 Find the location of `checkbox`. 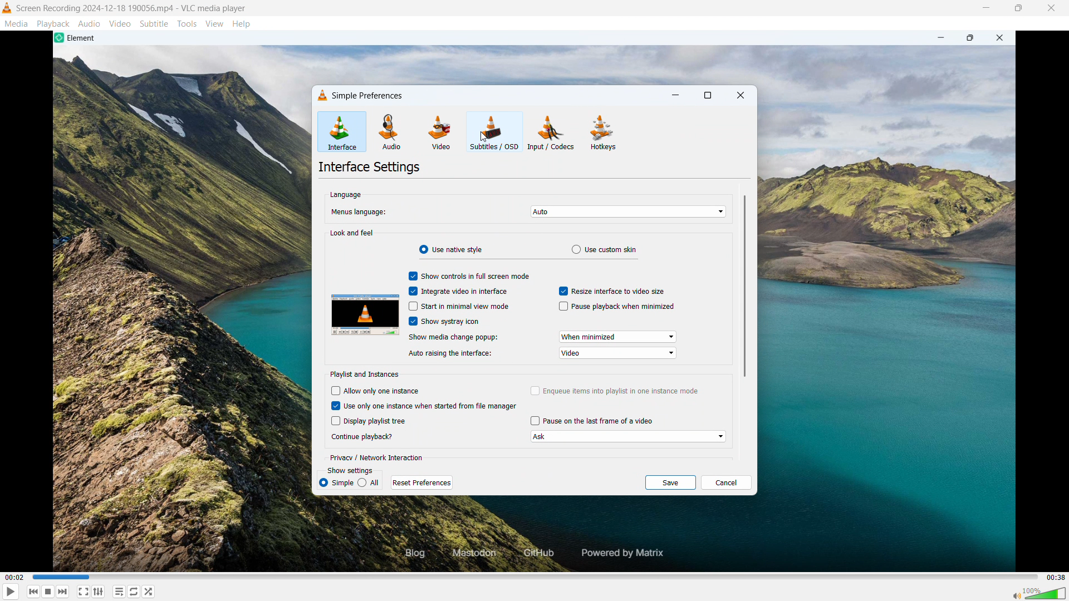

checkbox is located at coordinates (533, 421).